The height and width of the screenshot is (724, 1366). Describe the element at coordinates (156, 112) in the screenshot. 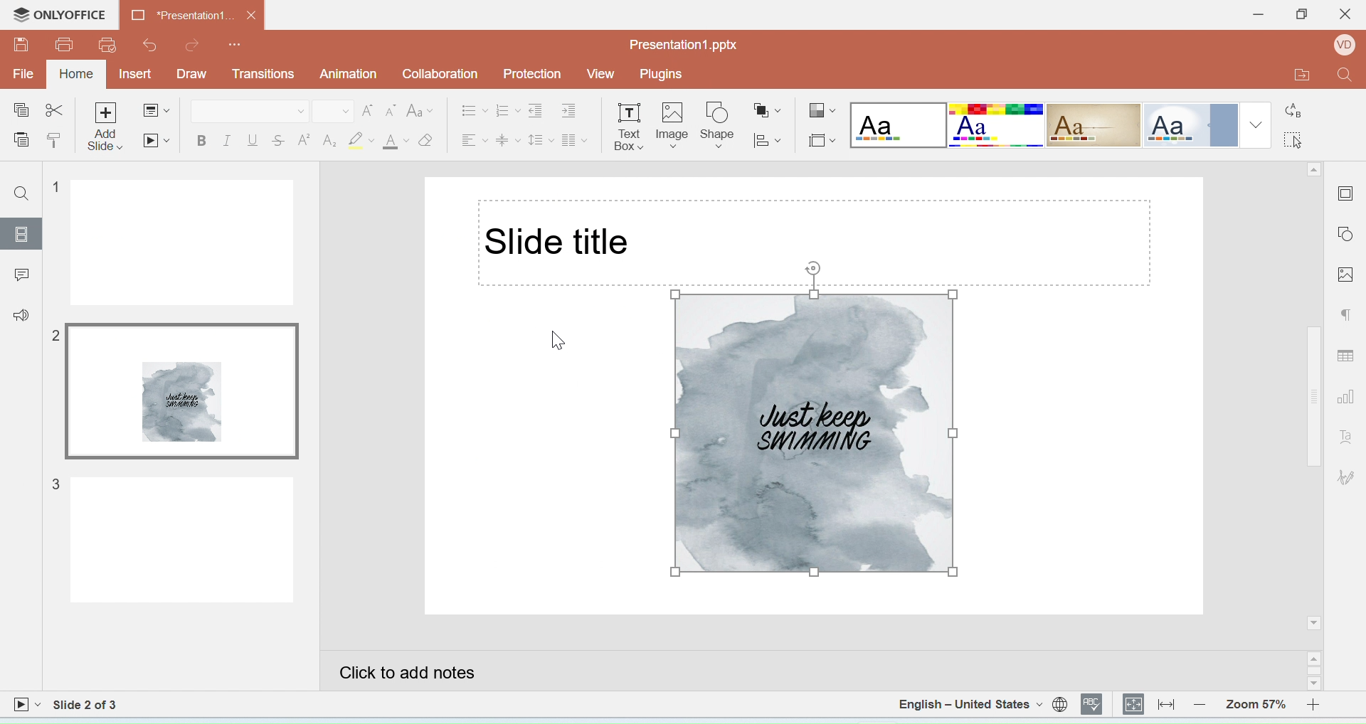

I see `Change slide layout` at that location.